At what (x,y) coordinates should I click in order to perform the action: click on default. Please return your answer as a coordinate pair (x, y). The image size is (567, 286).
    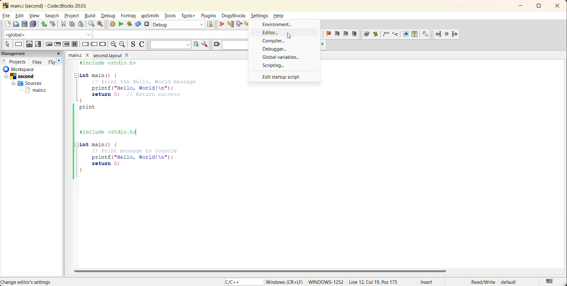
    Looking at the image, I should click on (515, 282).